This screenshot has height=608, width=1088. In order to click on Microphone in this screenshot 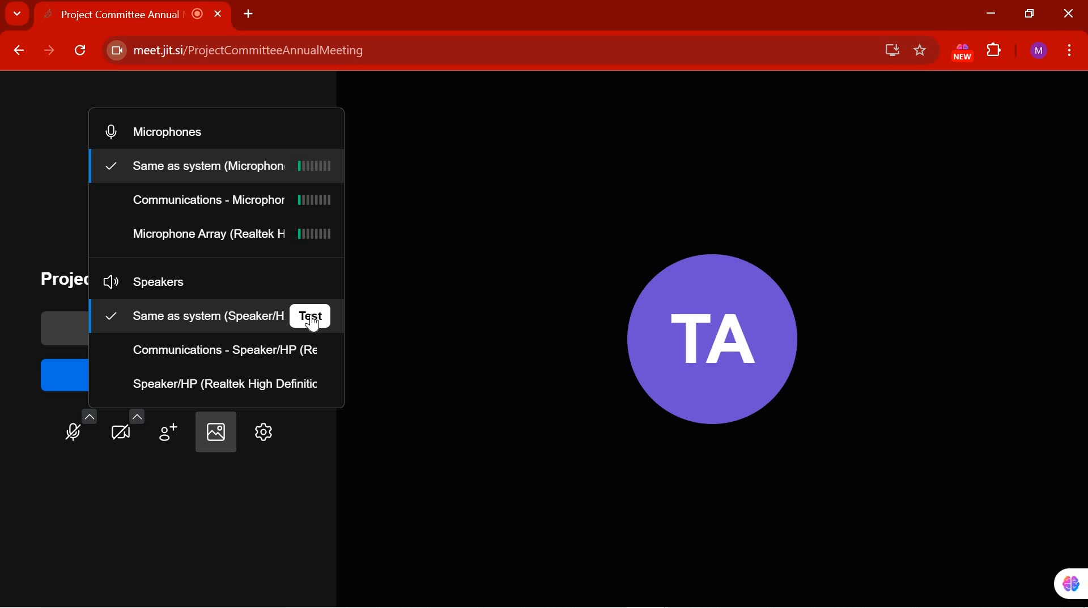, I will do `click(82, 425)`.